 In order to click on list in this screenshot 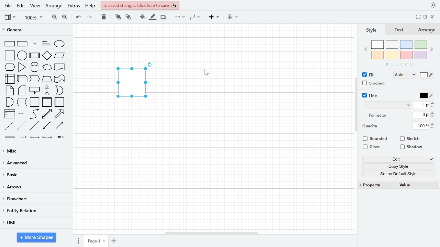, I will do `click(9, 114)`.